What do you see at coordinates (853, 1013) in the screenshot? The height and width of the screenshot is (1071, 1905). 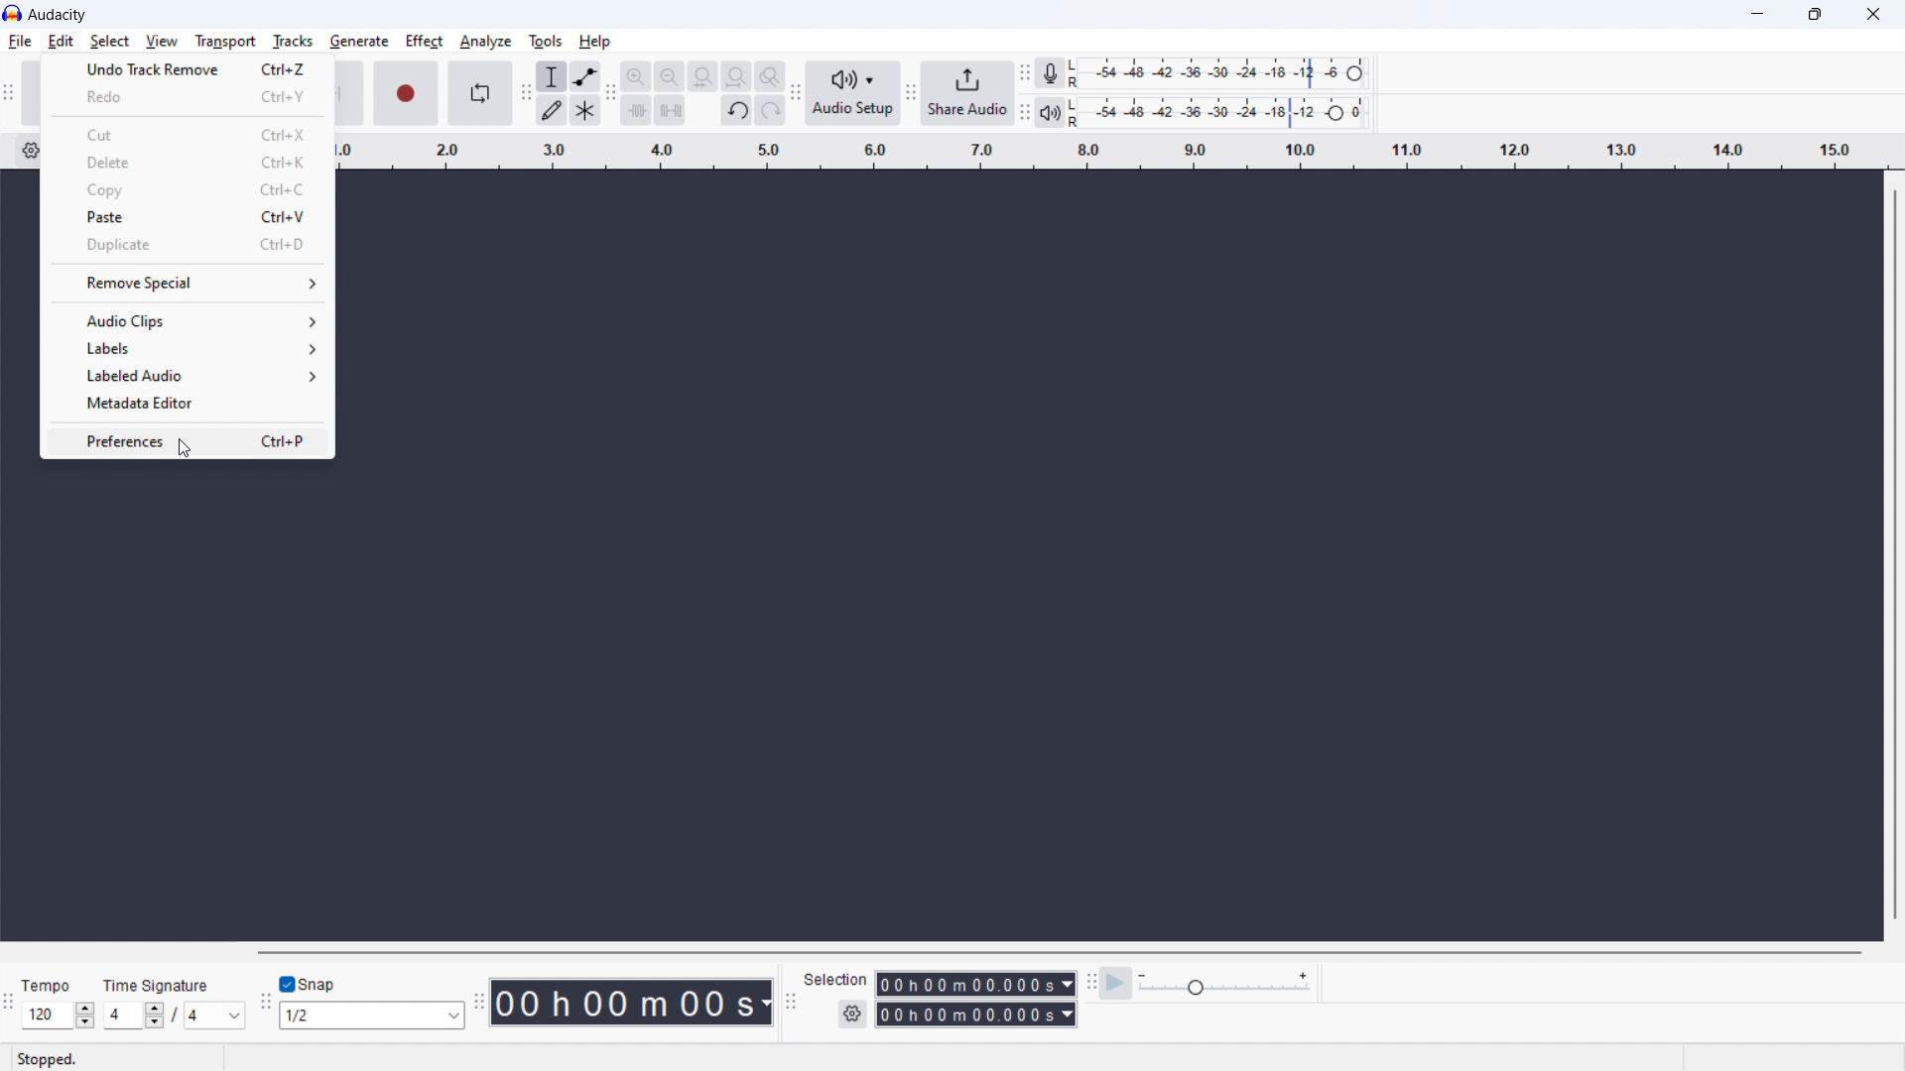 I see `selection settings` at bounding box center [853, 1013].